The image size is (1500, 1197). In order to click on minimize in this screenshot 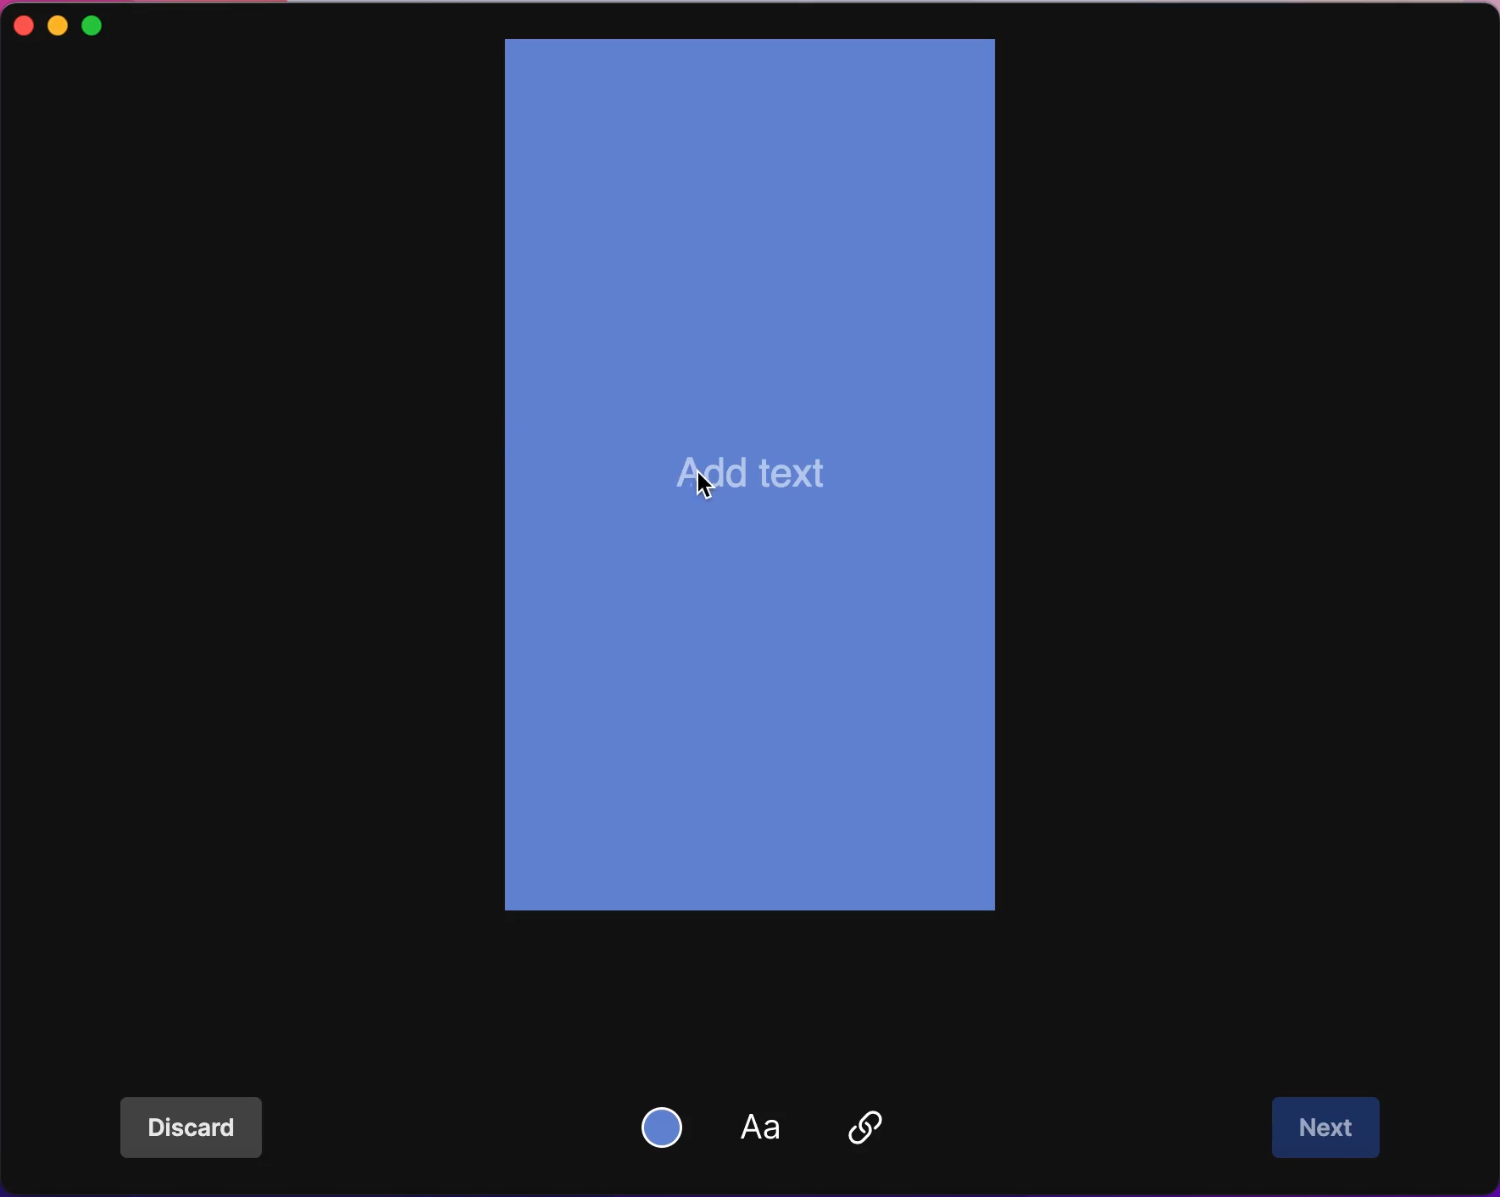, I will do `click(58, 25)`.